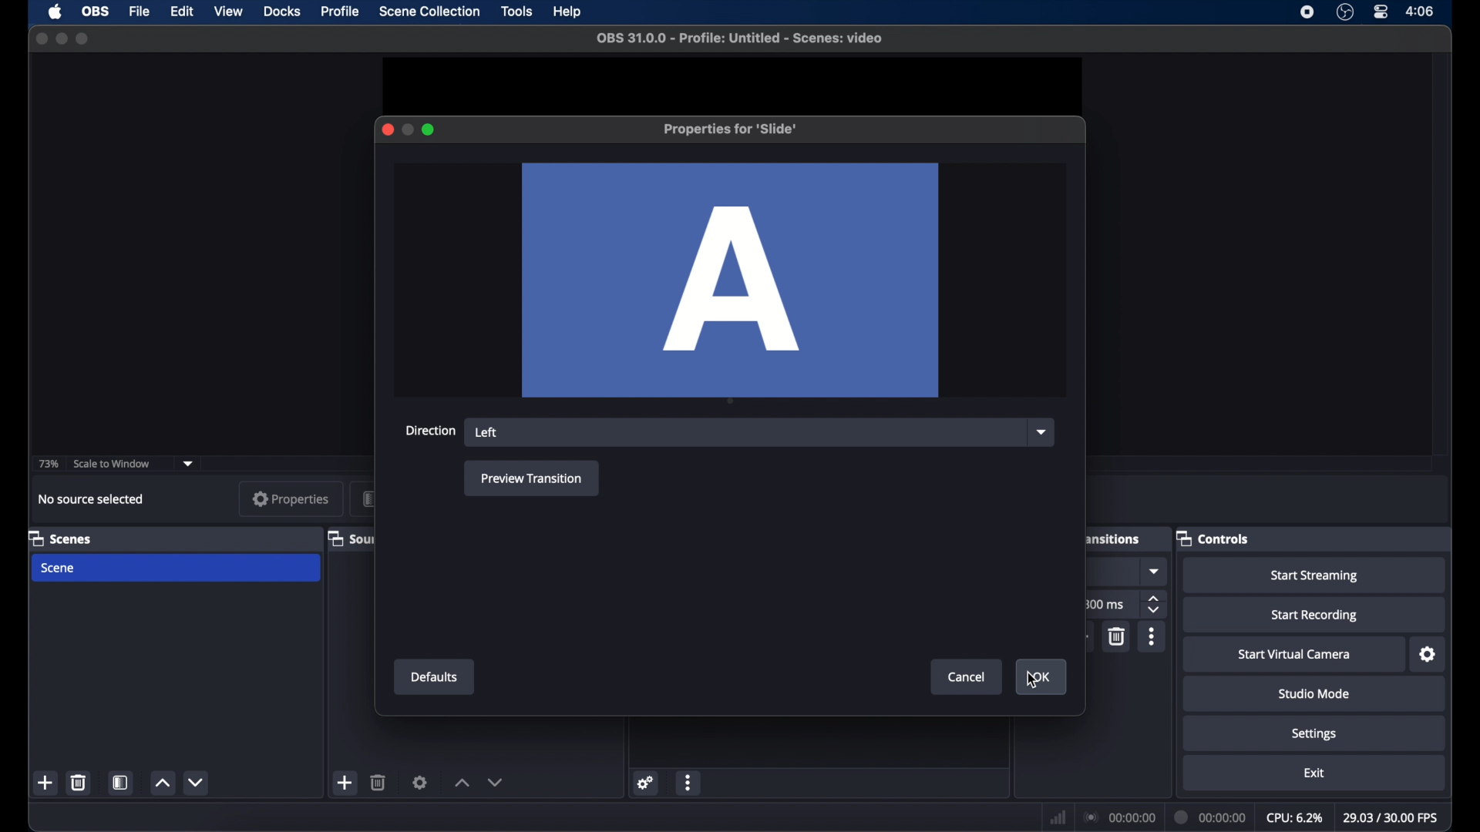 This screenshot has width=1480, height=832. I want to click on scale to window, so click(112, 462).